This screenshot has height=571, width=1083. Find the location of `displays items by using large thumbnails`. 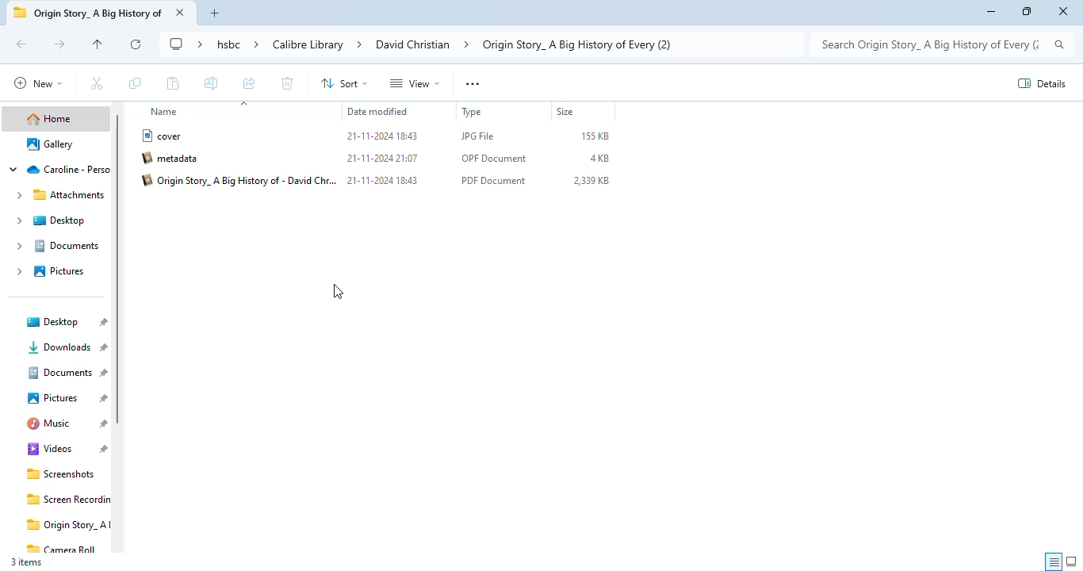

displays items by using large thumbnails is located at coordinates (1071, 561).